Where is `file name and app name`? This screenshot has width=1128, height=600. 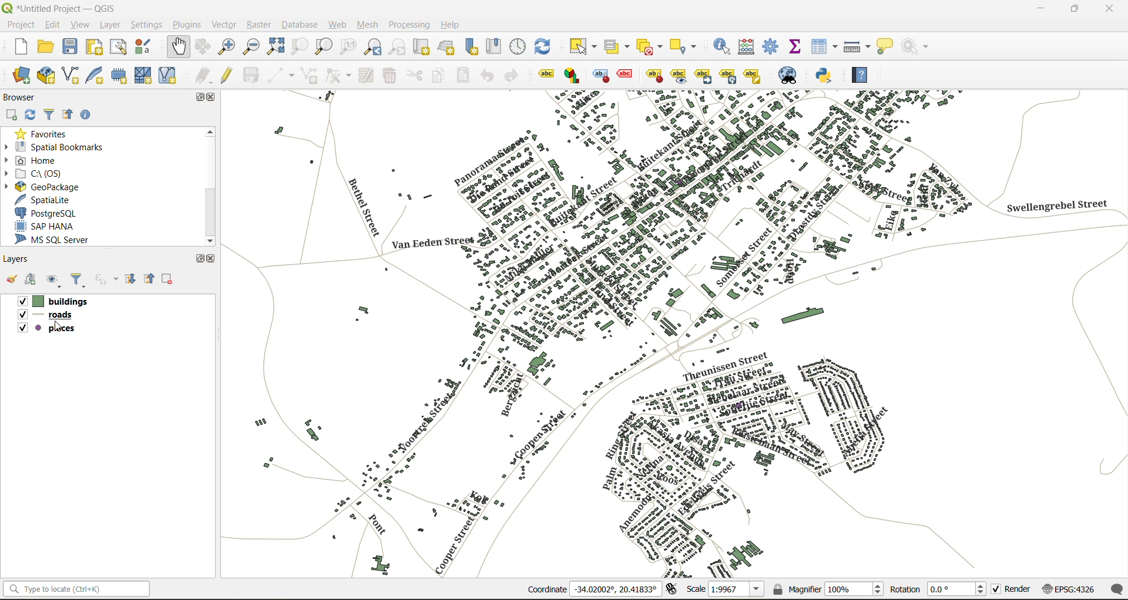
file name and app name is located at coordinates (60, 8).